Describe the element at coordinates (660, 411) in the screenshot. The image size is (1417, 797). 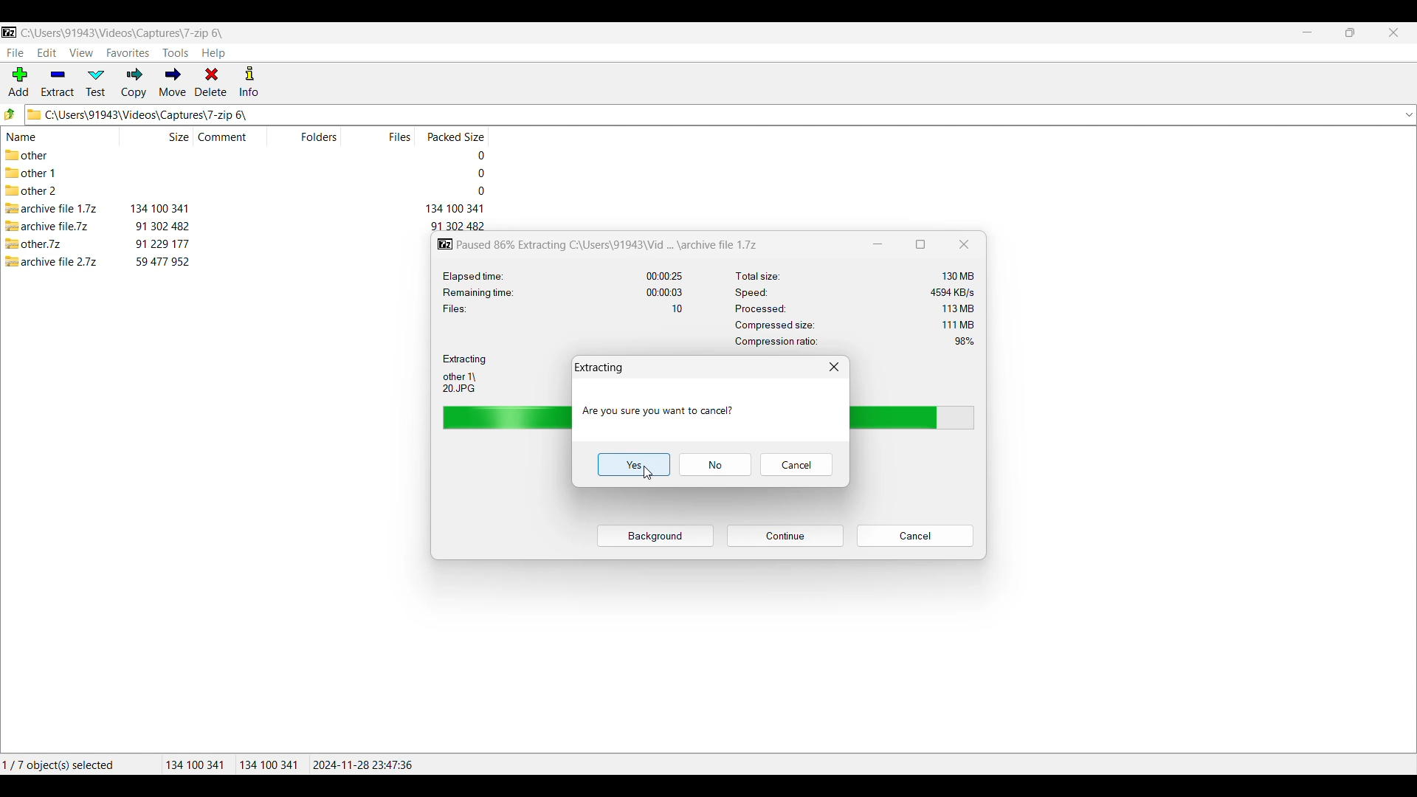
I see `Are you sure you want to cancel?` at that location.